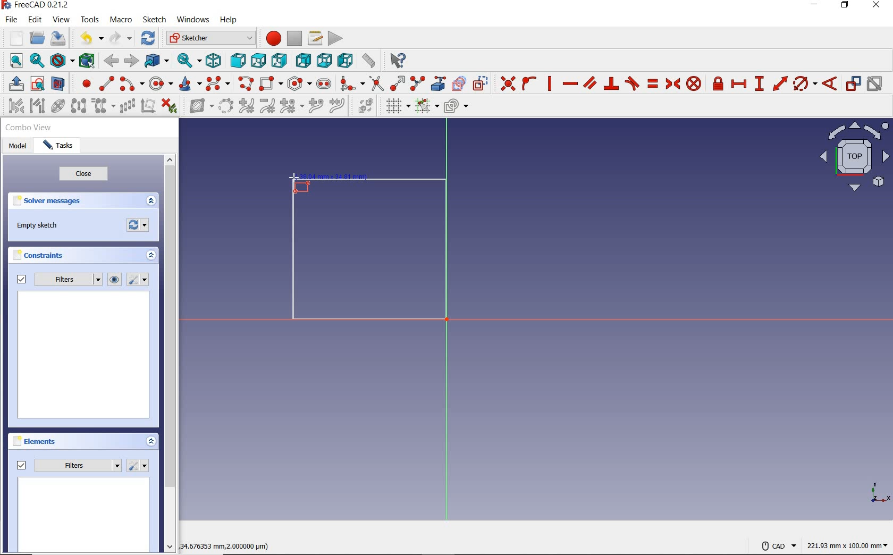 The image size is (893, 555). What do you see at coordinates (324, 83) in the screenshot?
I see `create slot` at bounding box center [324, 83].